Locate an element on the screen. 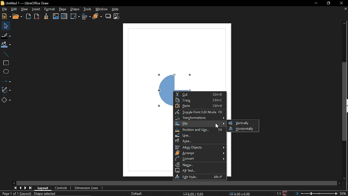  Curves and polygons is located at coordinates (6, 89).